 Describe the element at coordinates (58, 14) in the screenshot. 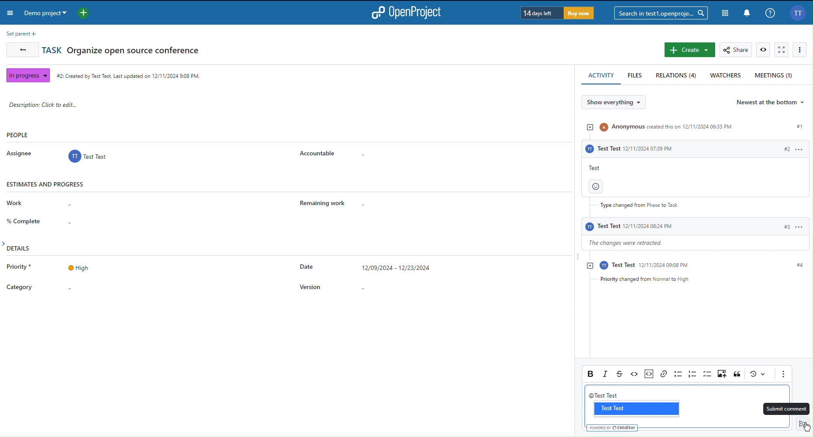

I see `Demo Projecy` at that location.